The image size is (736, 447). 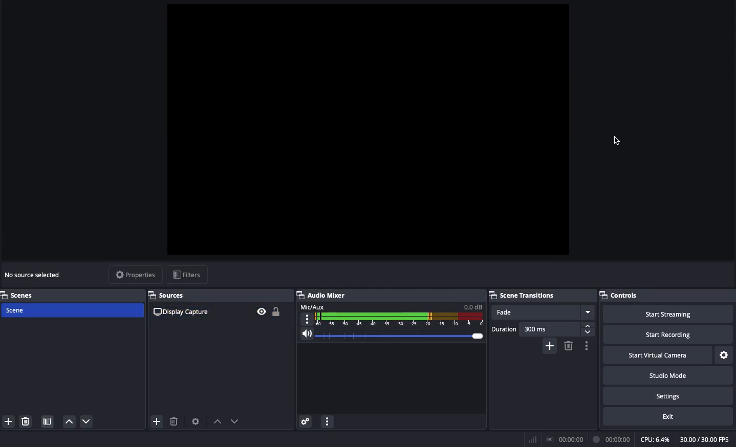 What do you see at coordinates (667, 374) in the screenshot?
I see `Studio mode` at bounding box center [667, 374].